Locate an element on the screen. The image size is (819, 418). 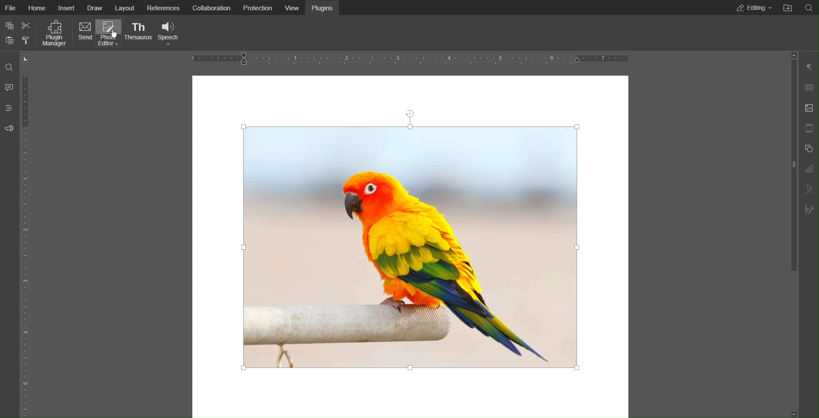
Cursor on Photo Editor is located at coordinates (113, 34).